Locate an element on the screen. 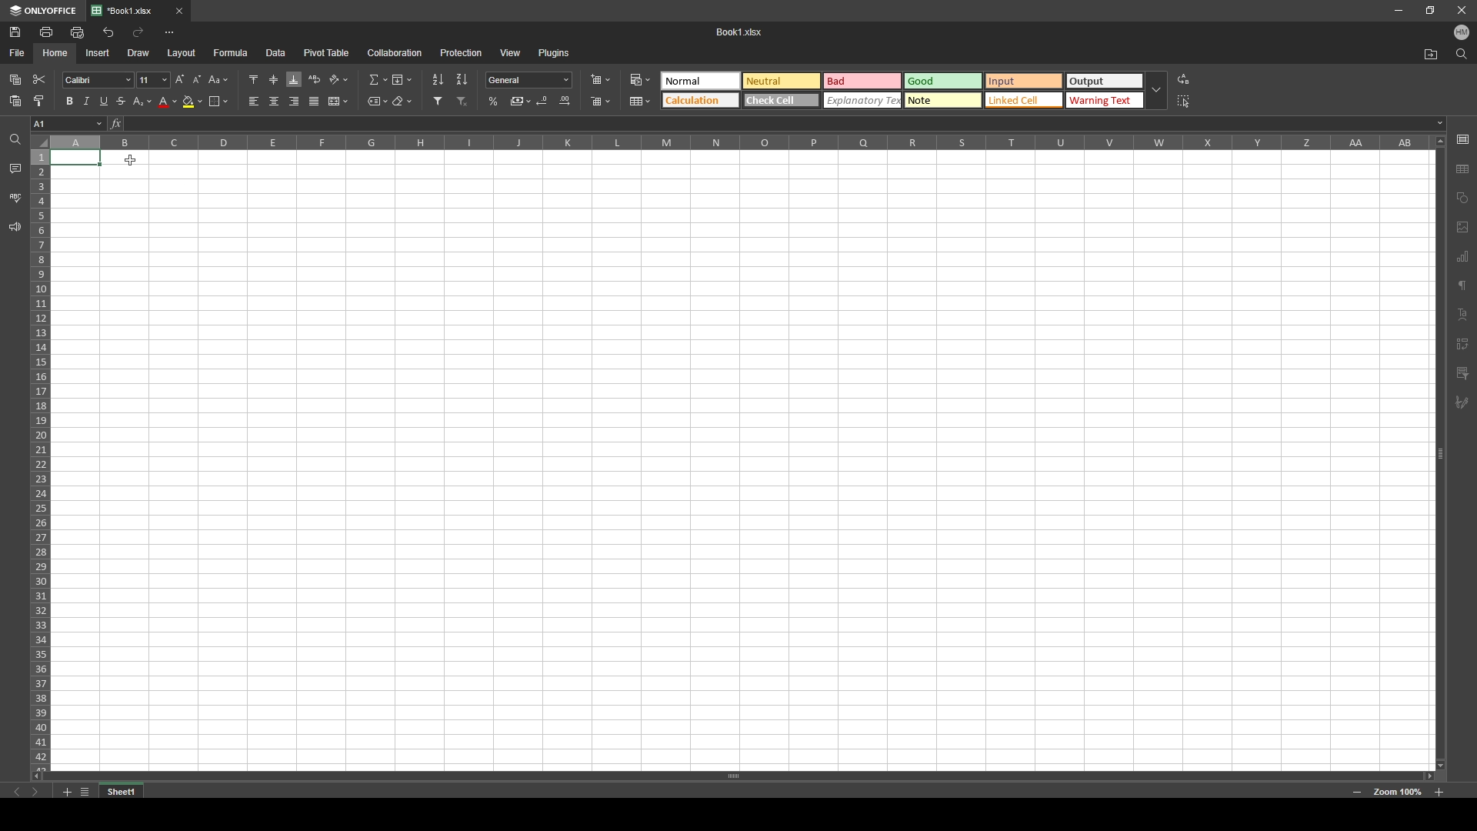 The height and width of the screenshot is (831, 1477). remove filter is located at coordinates (464, 102).